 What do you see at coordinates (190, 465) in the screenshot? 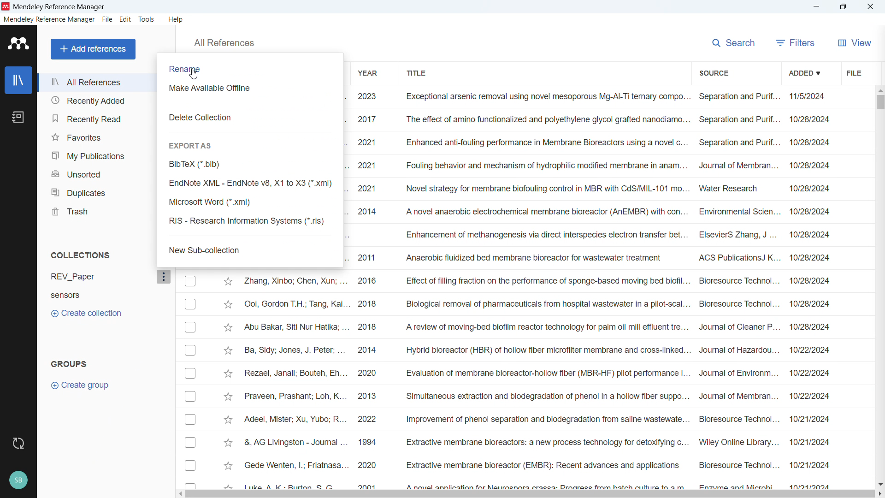
I see `Select respective publication` at bounding box center [190, 465].